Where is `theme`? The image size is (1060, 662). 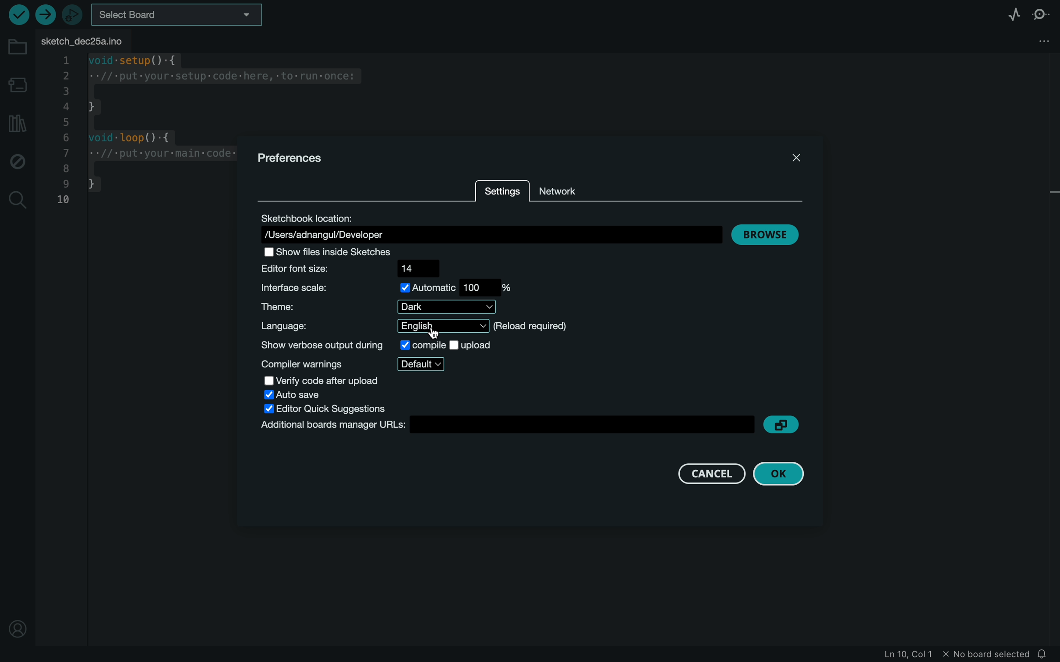
theme is located at coordinates (375, 306).